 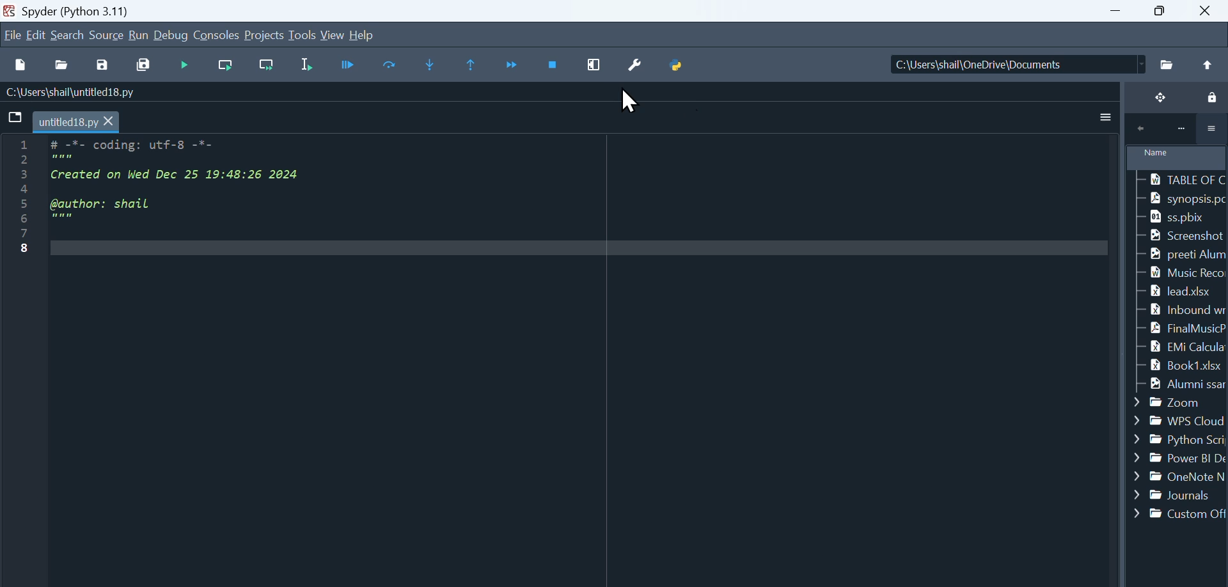 What do you see at coordinates (630, 102) in the screenshot?
I see `cursor` at bounding box center [630, 102].